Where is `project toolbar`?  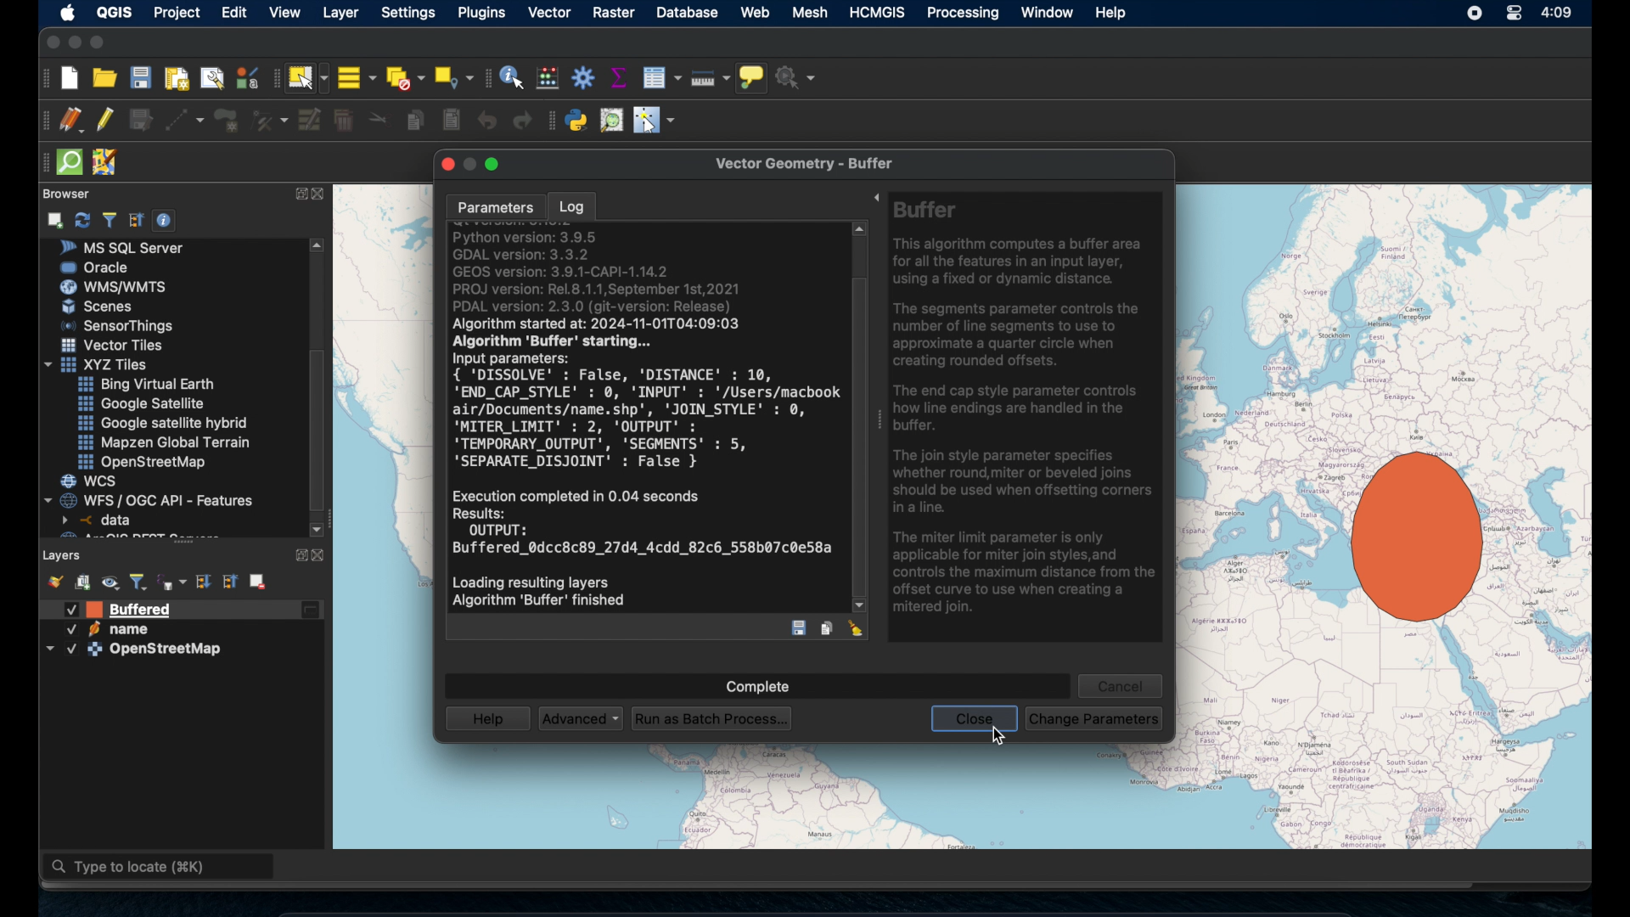 project toolbar is located at coordinates (44, 78).